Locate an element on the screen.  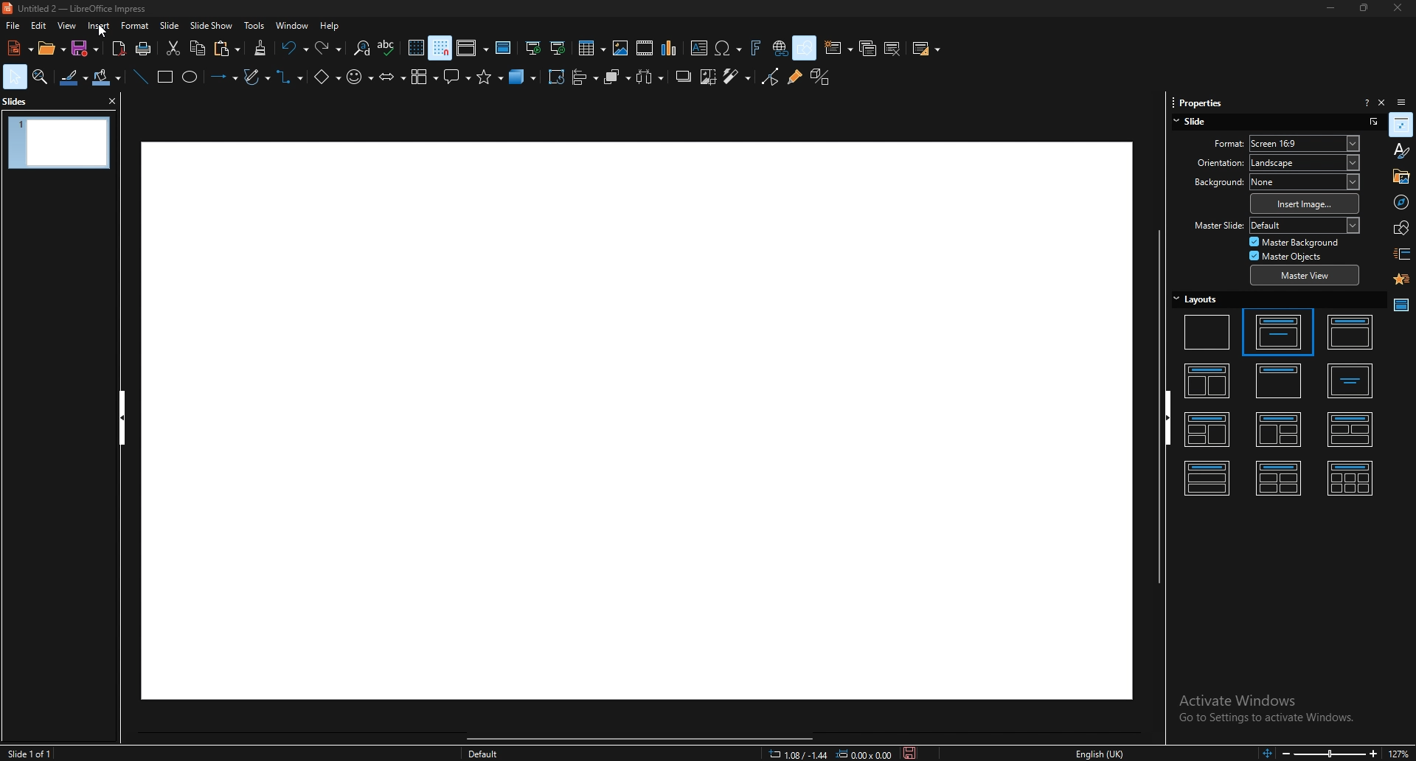
format is located at coordinates (136, 25).